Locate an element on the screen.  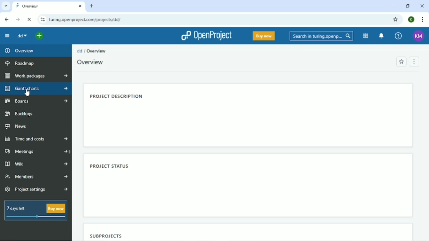
Menu is located at coordinates (414, 62).